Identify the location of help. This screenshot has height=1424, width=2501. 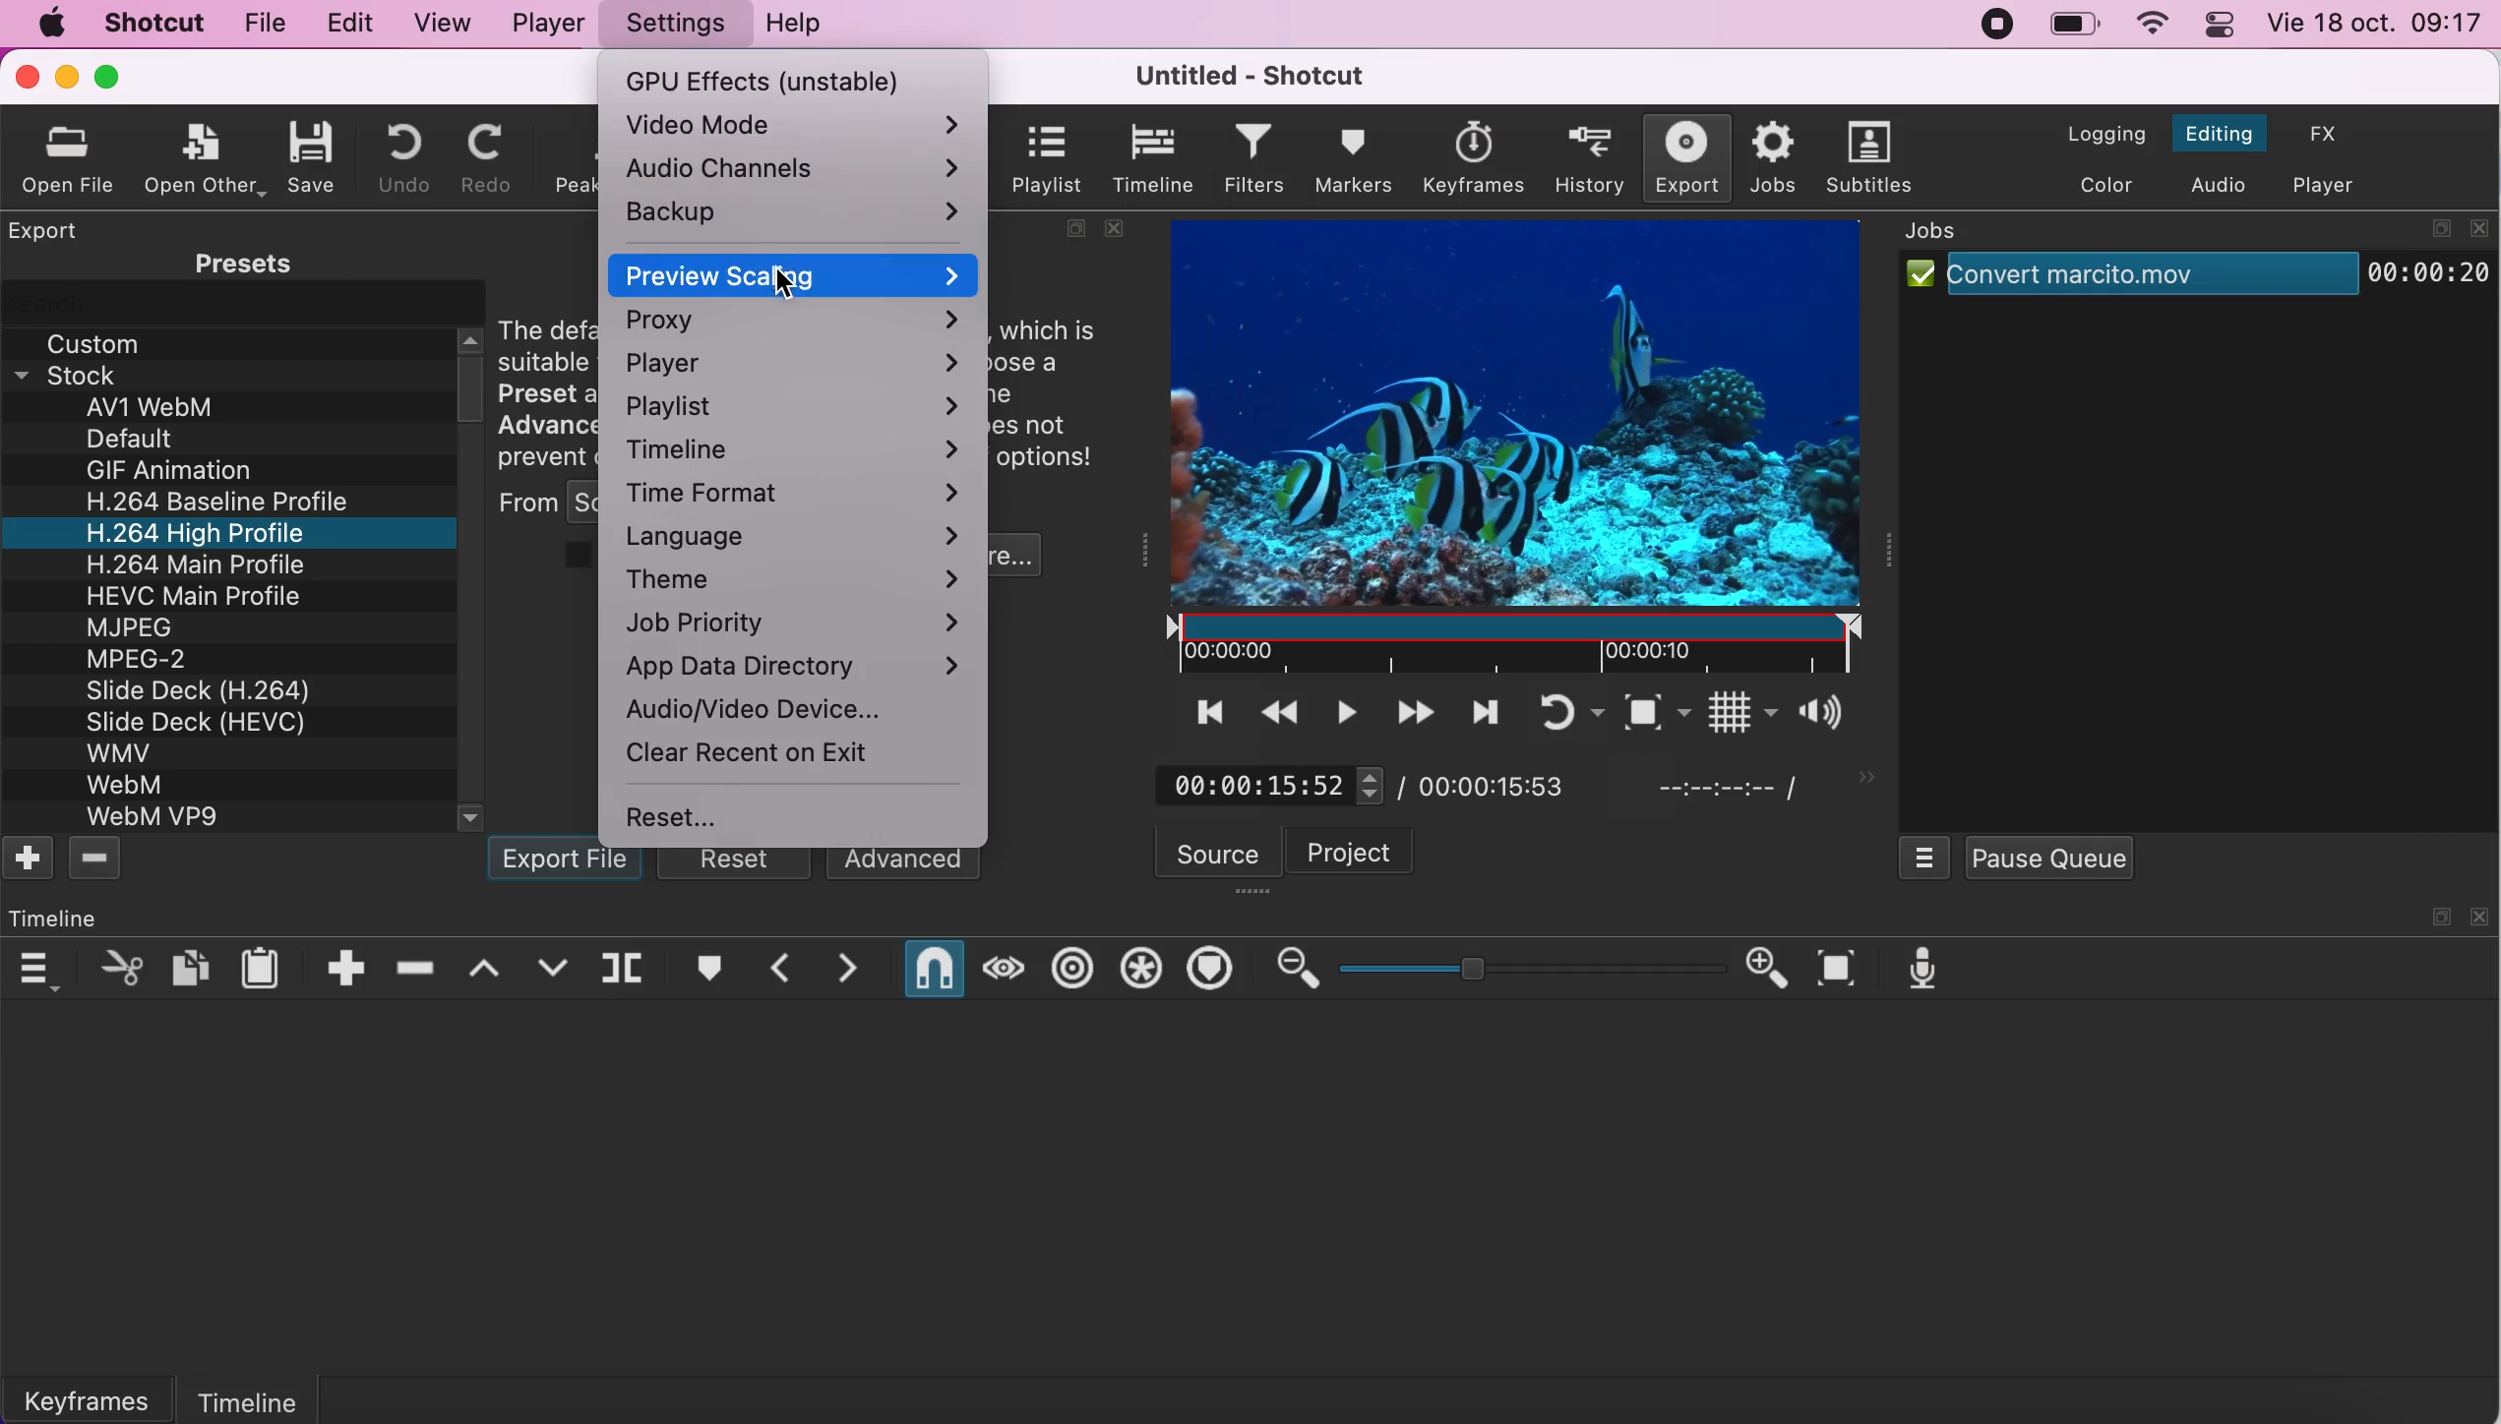
(797, 26).